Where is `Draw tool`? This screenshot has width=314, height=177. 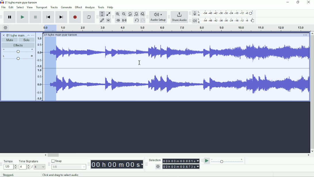 Draw tool is located at coordinates (102, 20).